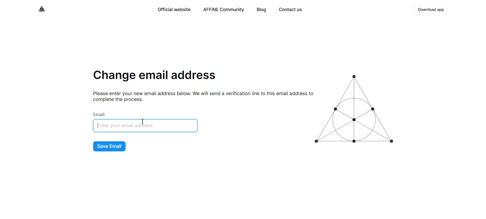 The image size is (486, 219). I want to click on Text cursor, so click(99, 125).